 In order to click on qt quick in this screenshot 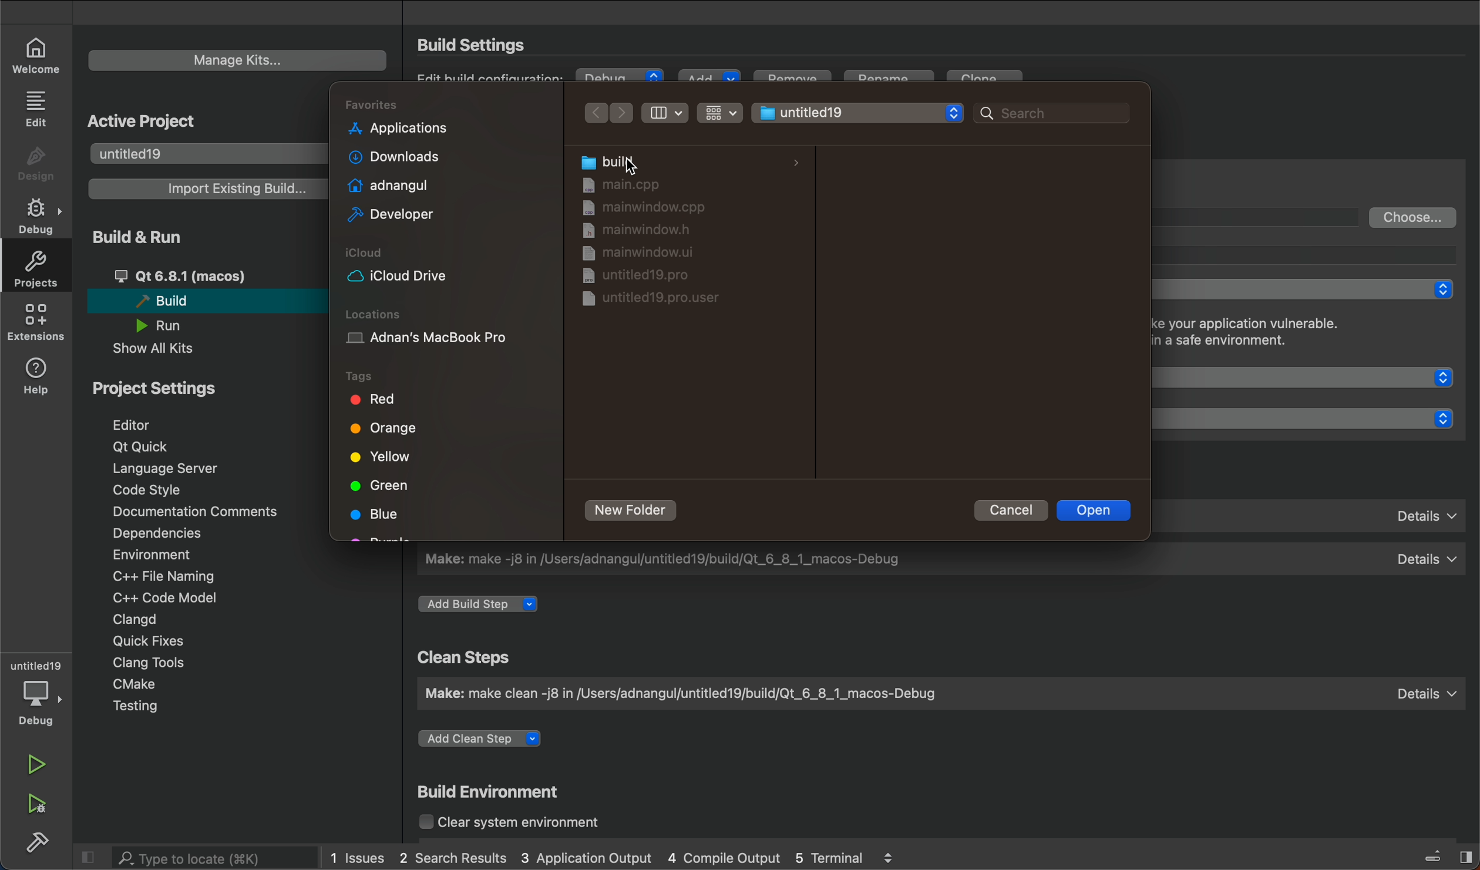, I will do `click(144, 447)`.